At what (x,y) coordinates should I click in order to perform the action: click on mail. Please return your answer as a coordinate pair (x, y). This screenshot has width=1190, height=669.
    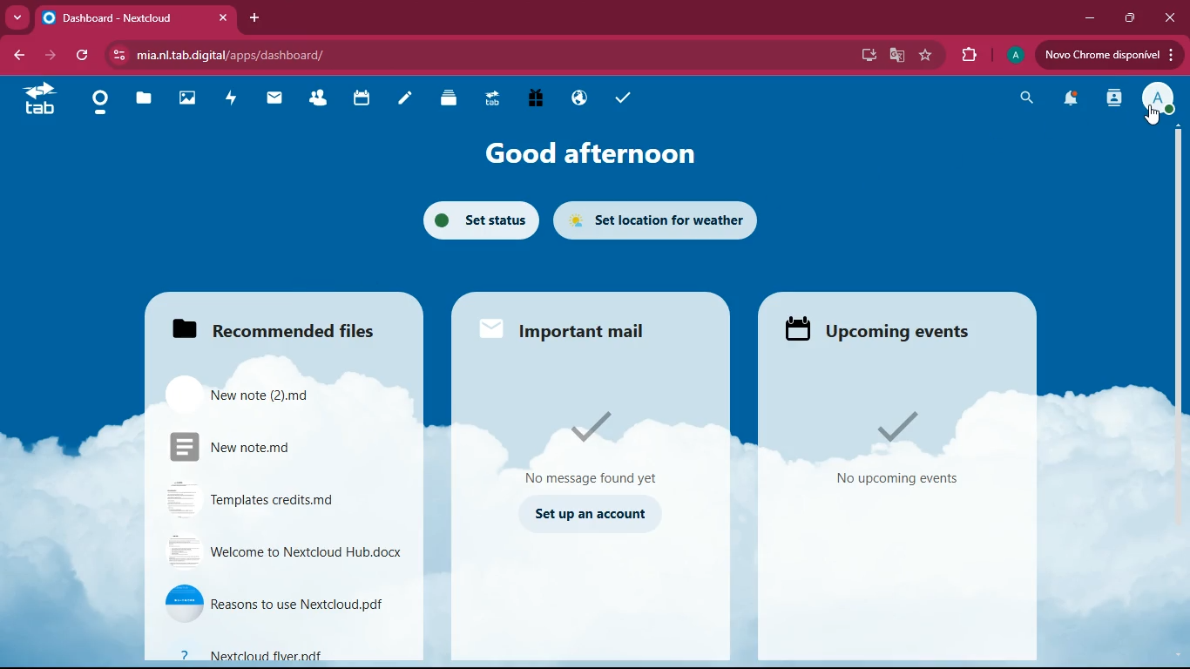
    Looking at the image, I should click on (580, 331).